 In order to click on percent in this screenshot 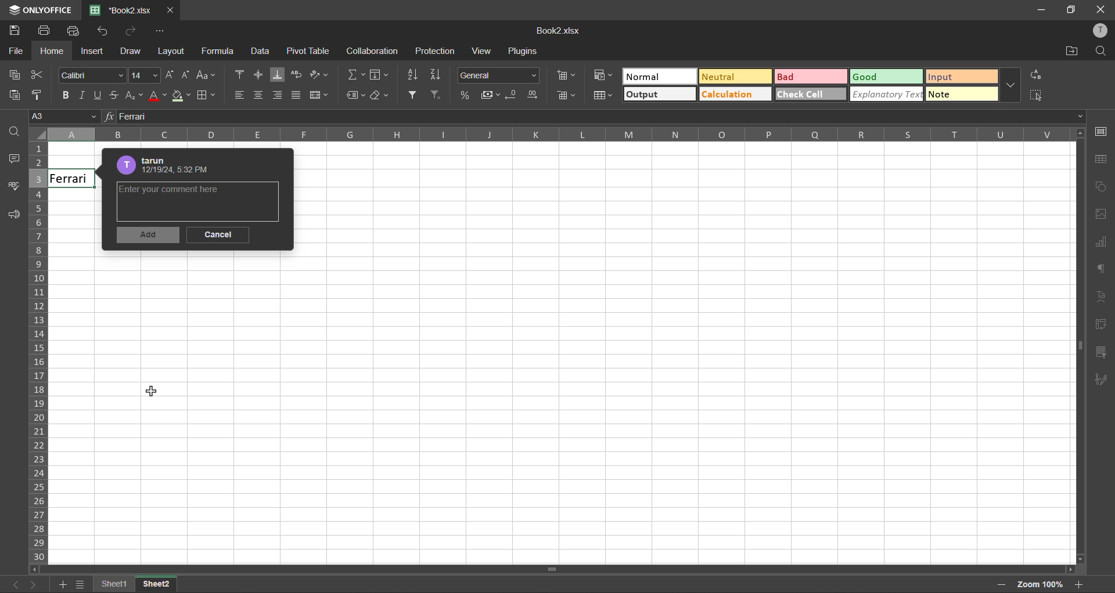, I will do `click(467, 95)`.